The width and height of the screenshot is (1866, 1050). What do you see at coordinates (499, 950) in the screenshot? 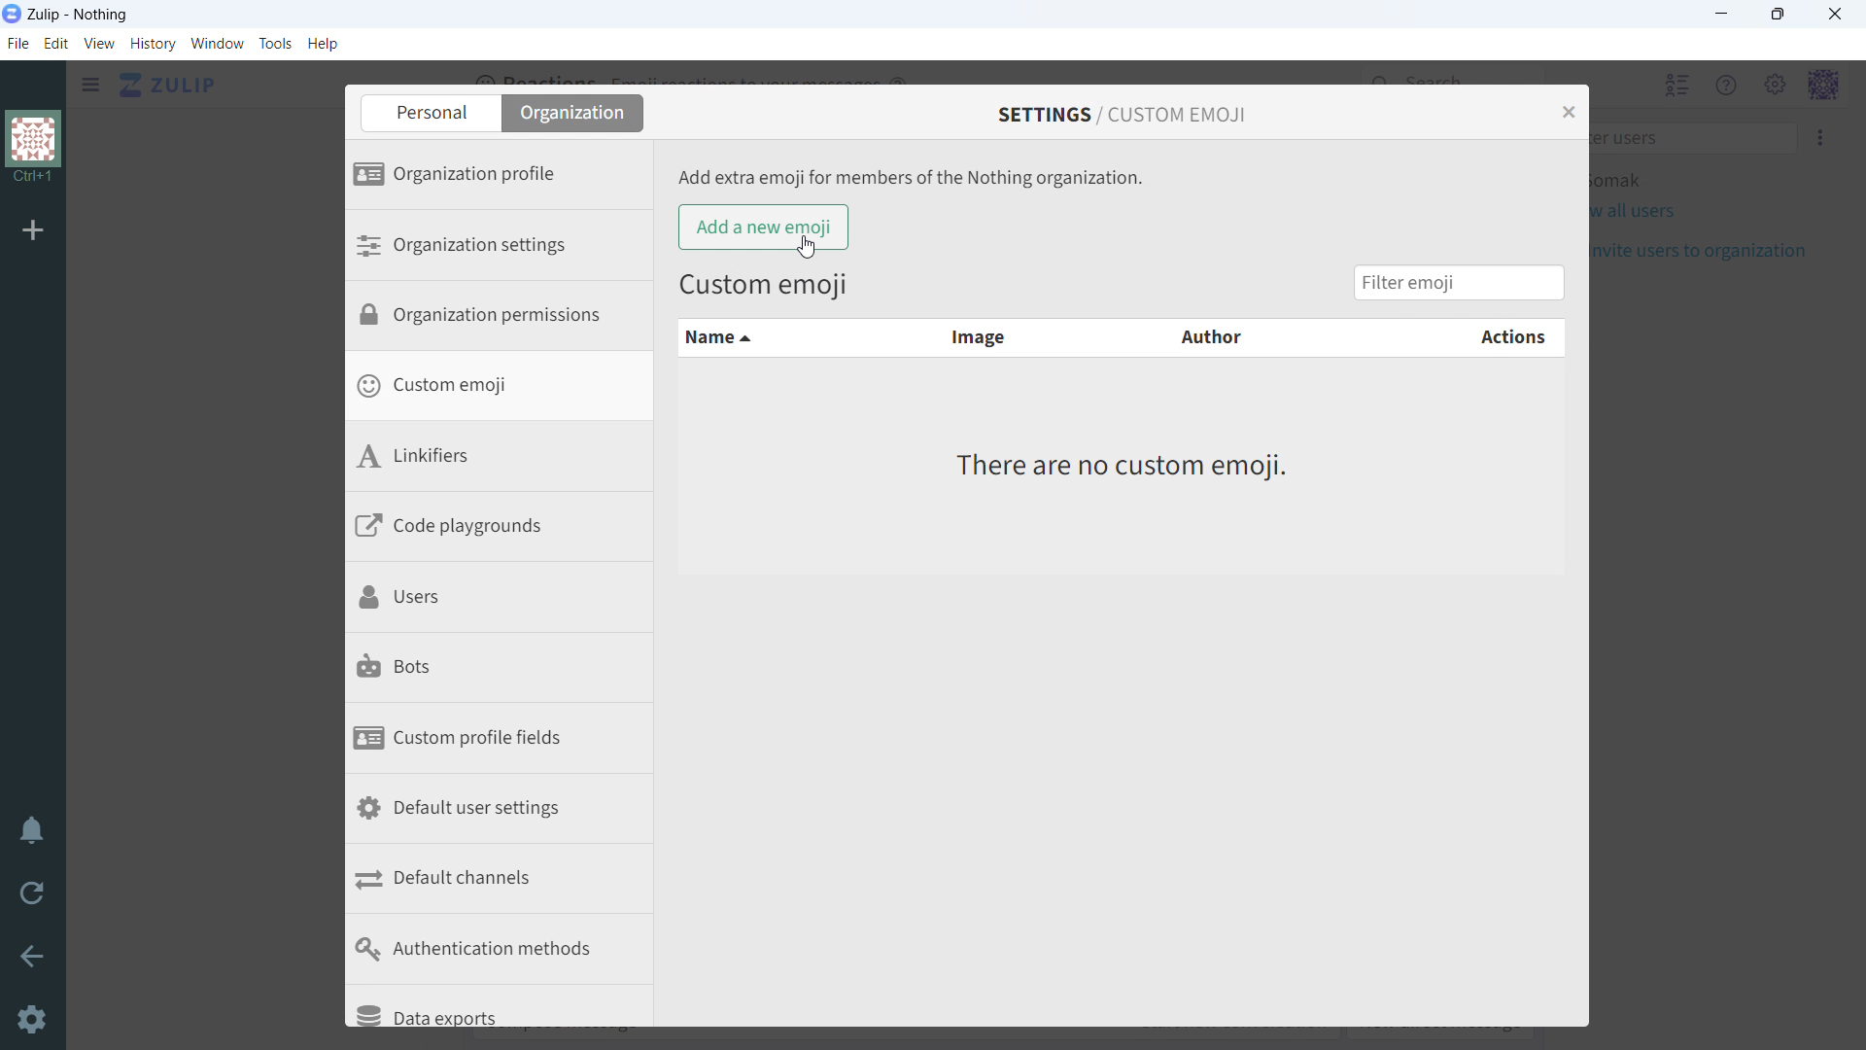
I see `authentication methods` at bounding box center [499, 950].